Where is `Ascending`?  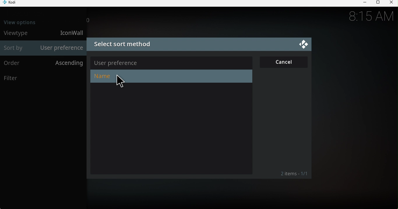
Ascending is located at coordinates (67, 63).